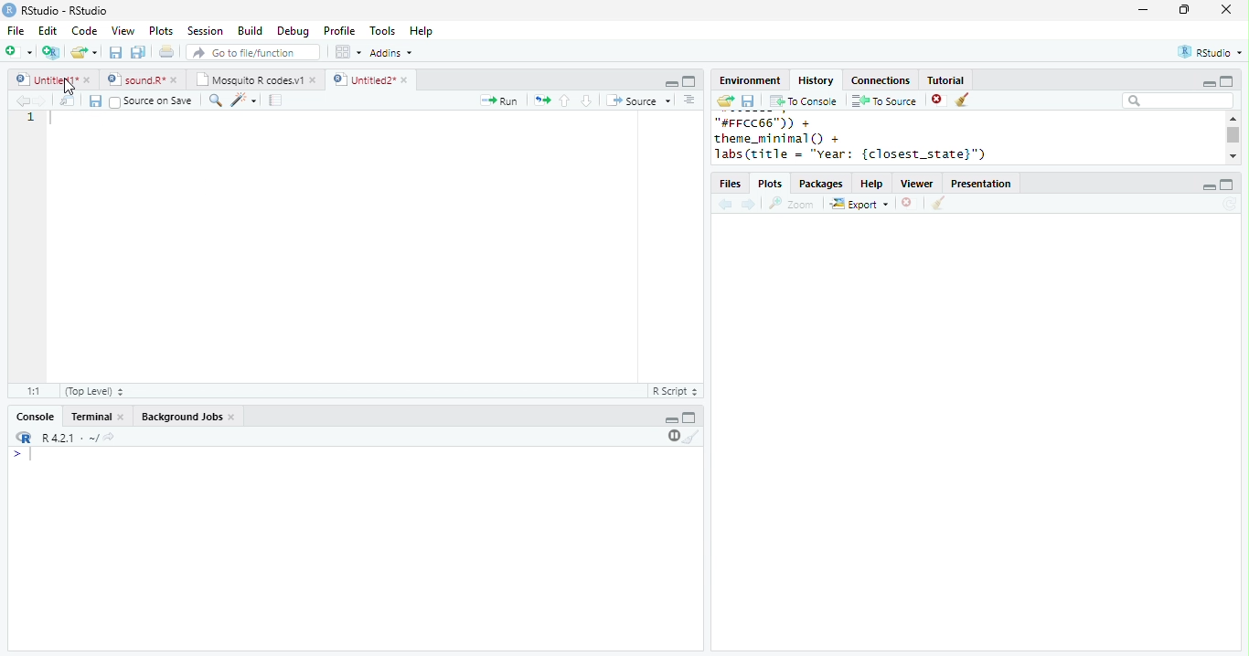 The width and height of the screenshot is (1249, 656). Describe the element at coordinates (910, 204) in the screenshot. I see `close file` at that location.